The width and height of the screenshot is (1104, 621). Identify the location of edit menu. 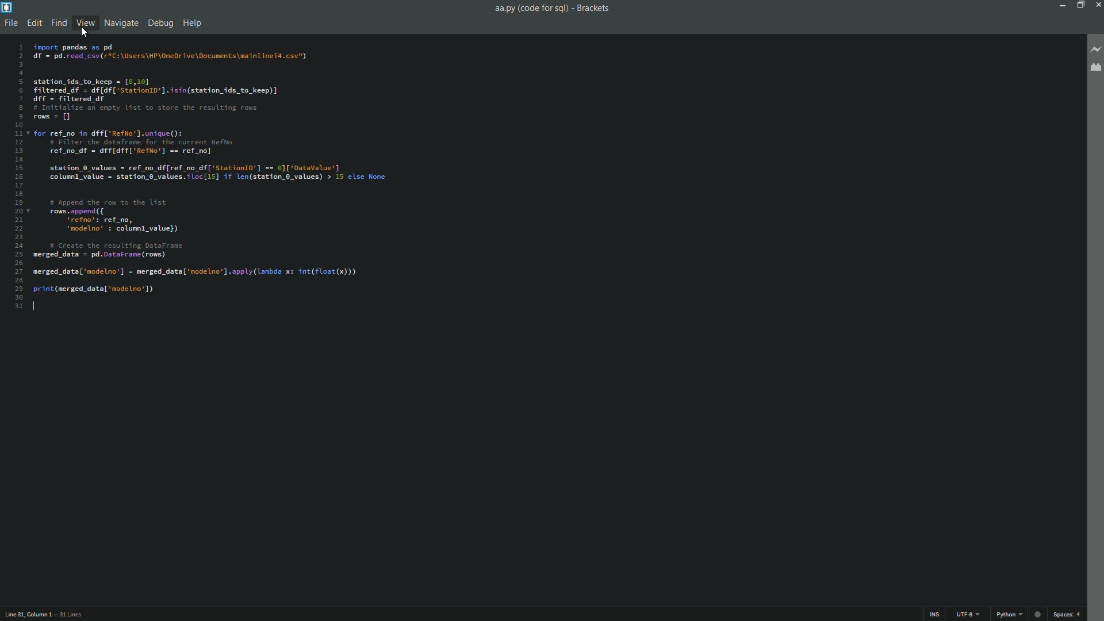
(32, 23).